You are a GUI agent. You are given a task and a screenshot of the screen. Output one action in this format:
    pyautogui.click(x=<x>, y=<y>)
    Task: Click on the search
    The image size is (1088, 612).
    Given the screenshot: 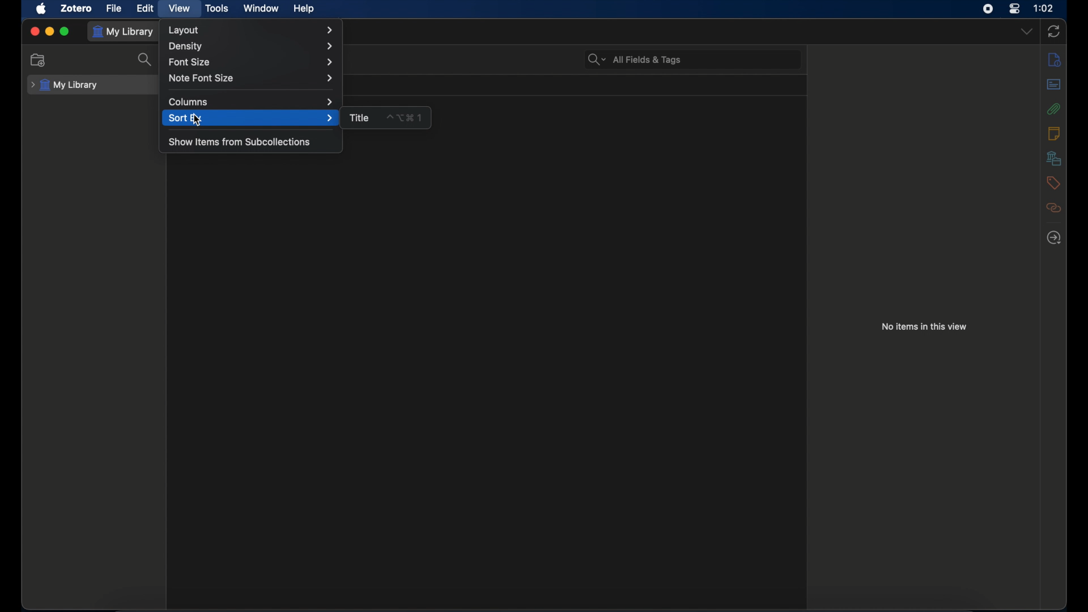 What is the action you would take?
    pyautogui.click(x=144, y=61)
    